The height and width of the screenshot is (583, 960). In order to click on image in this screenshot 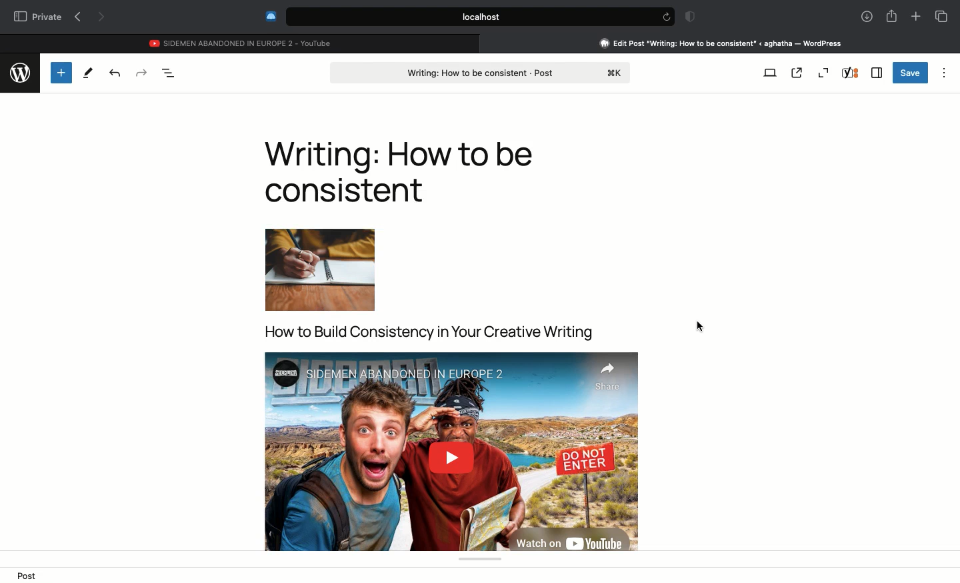, I will do `click(71, 576)`.